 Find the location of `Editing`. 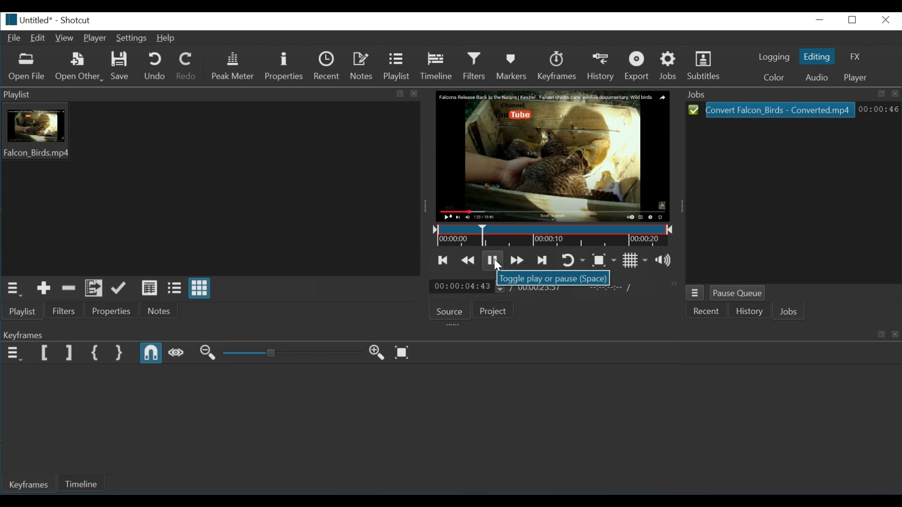

Editing is located at coordinates (818, 56).